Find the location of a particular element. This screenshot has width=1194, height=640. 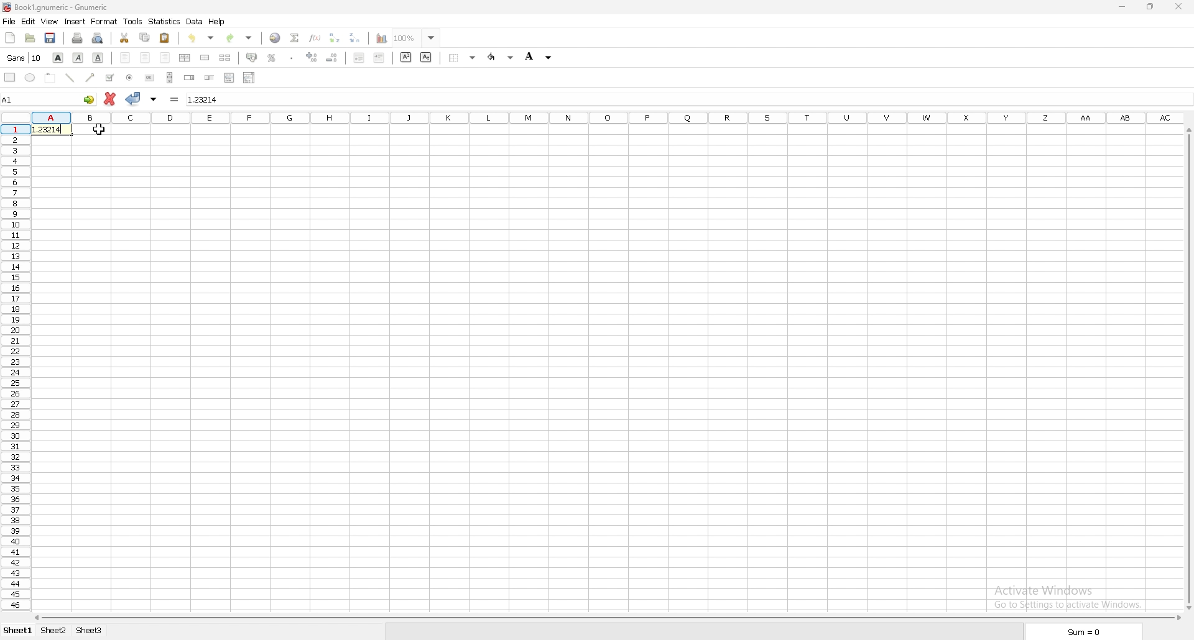

cancel changes is located at coordinates (110, 99).